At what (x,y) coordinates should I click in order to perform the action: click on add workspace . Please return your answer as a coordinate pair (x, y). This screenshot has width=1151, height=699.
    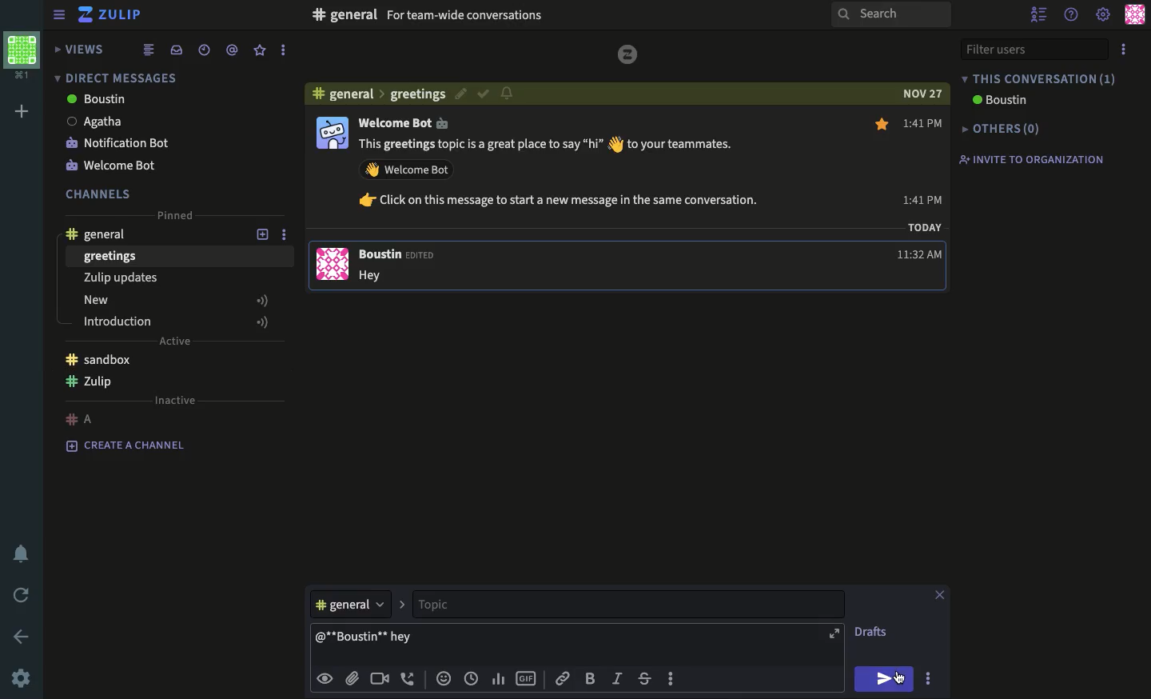
    Looking at the image, I should click on (23, 111).